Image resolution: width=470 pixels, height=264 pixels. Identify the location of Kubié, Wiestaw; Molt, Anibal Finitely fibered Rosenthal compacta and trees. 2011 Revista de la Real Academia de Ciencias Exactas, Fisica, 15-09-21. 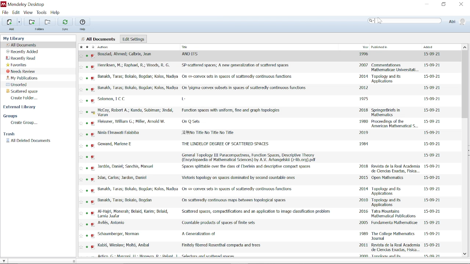
(267, 247).